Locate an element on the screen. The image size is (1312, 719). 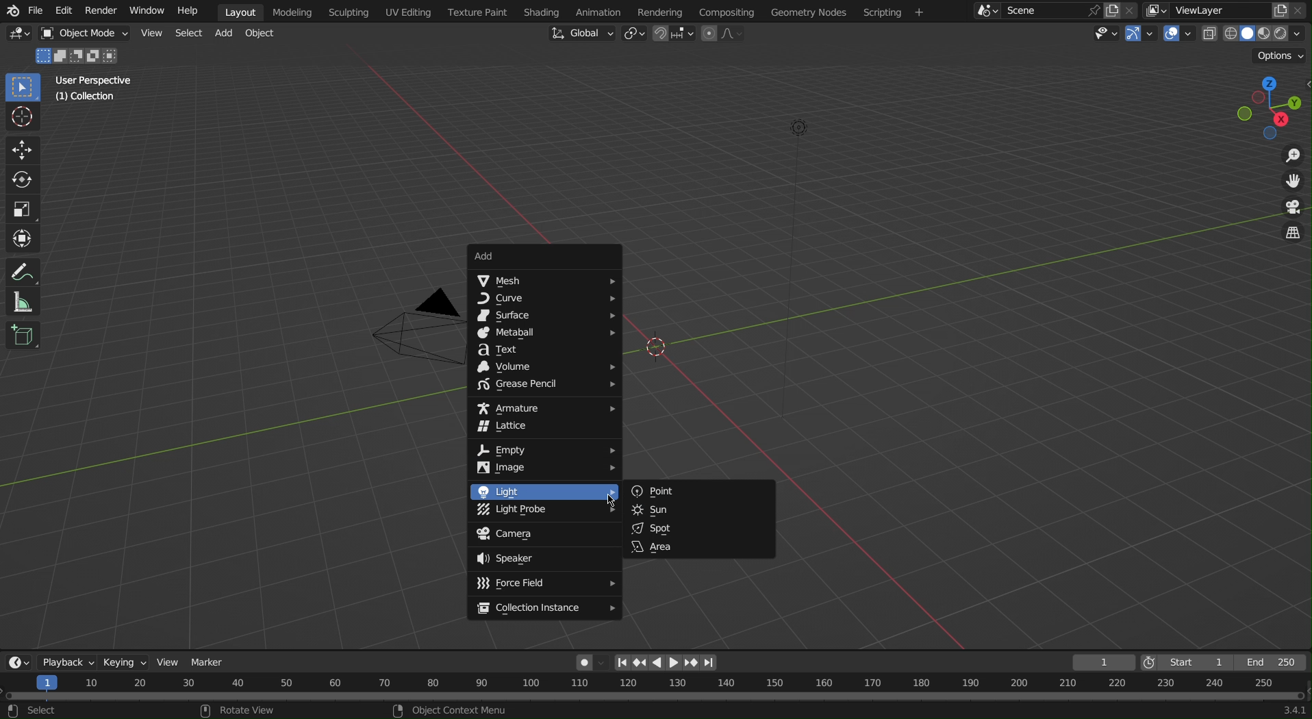
Editor Types is located at coordinates (20, 36).